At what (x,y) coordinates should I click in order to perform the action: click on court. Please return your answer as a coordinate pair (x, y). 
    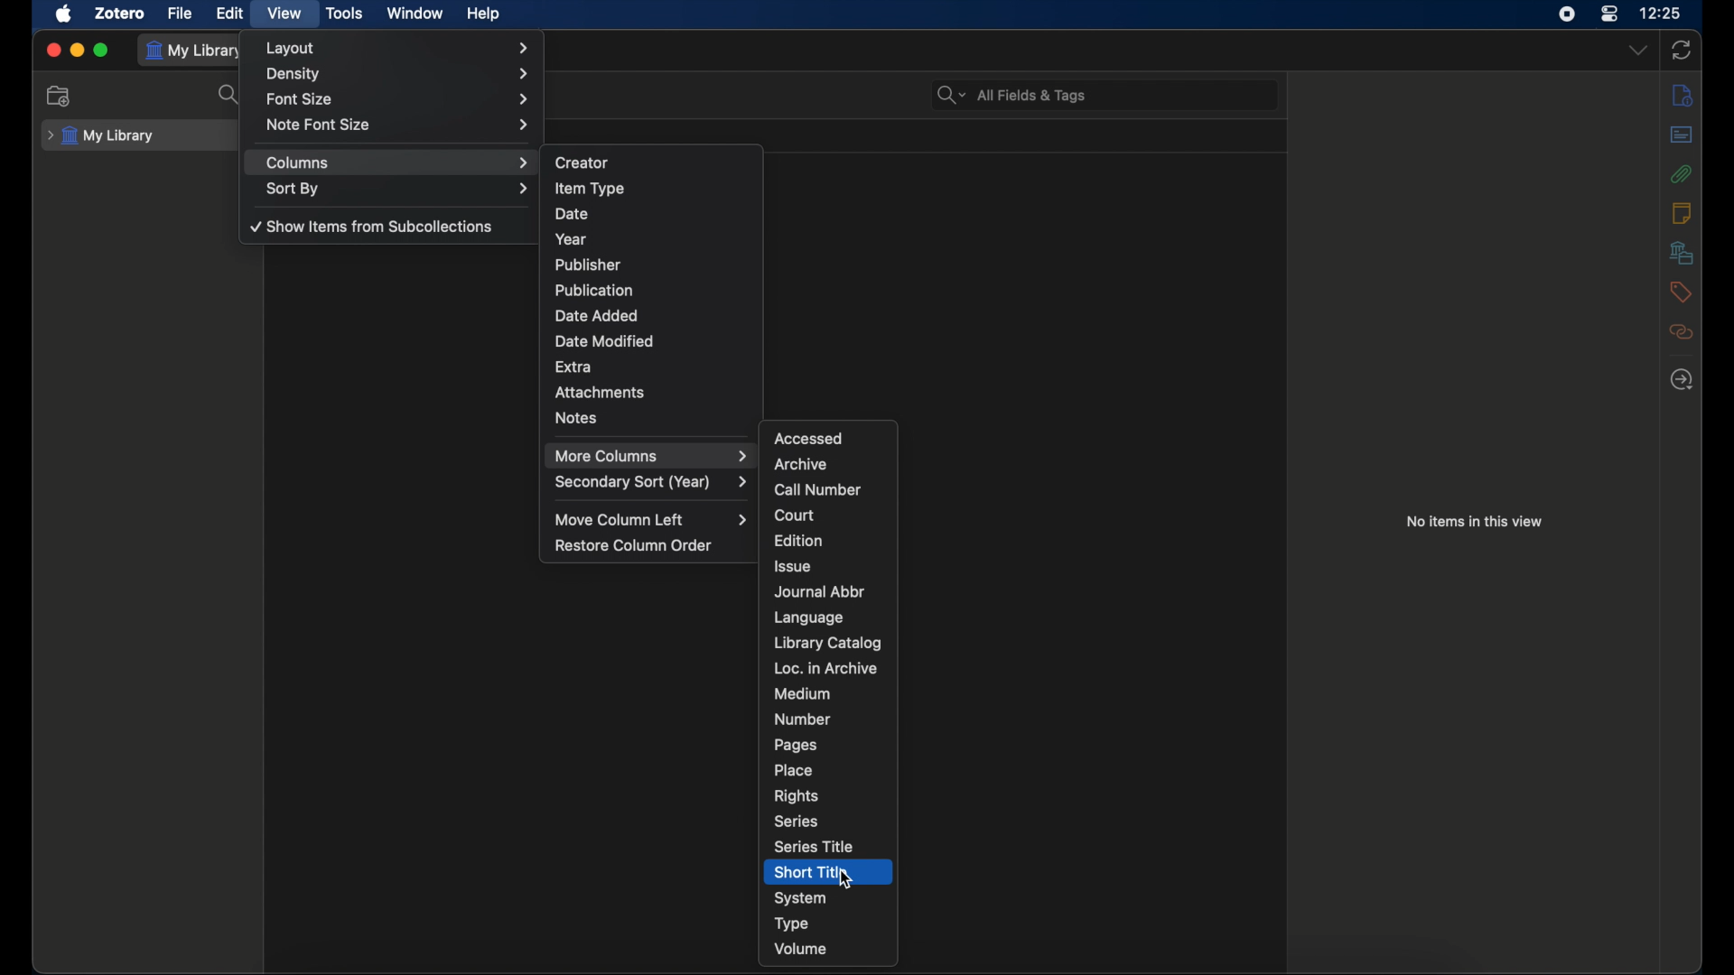
    Looking at the image, I should click on (795, 515).